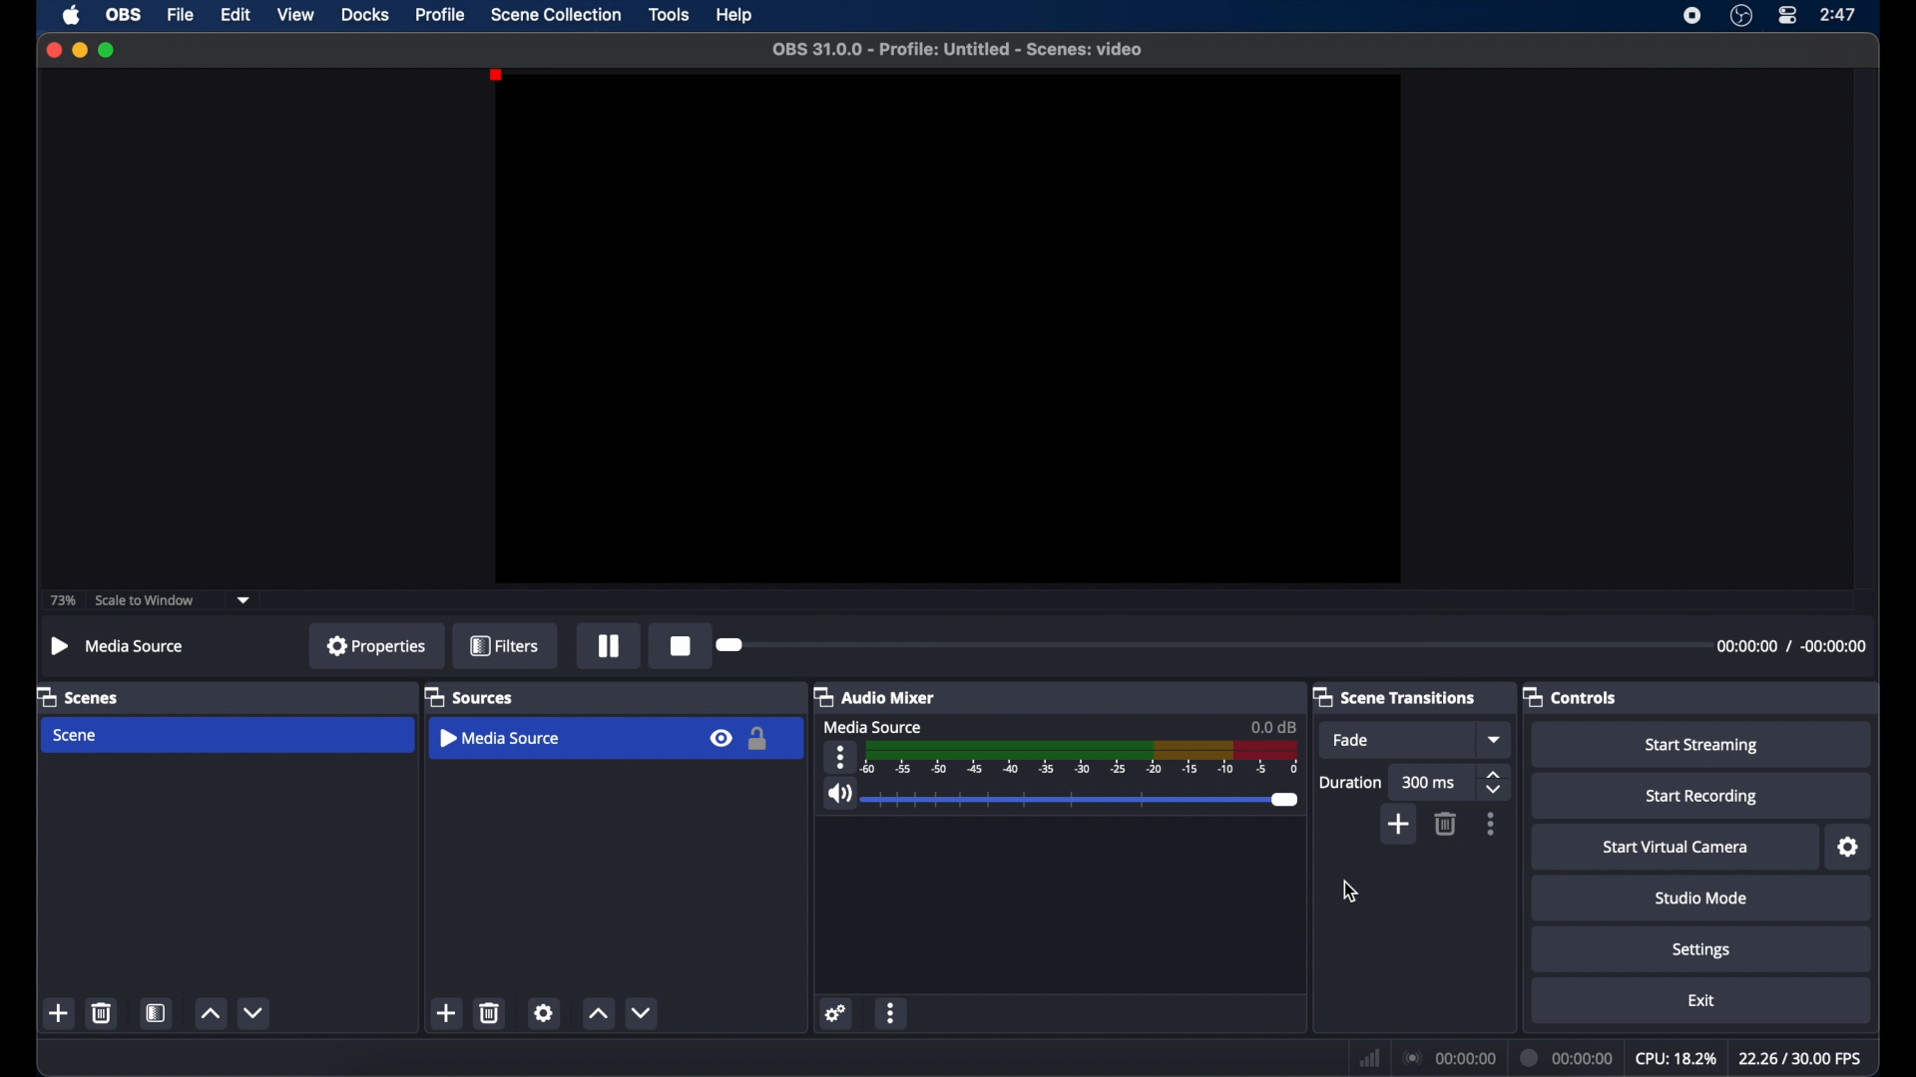 The image size is (1916, 1077). I want to click on exit , so click(1701, 1000).